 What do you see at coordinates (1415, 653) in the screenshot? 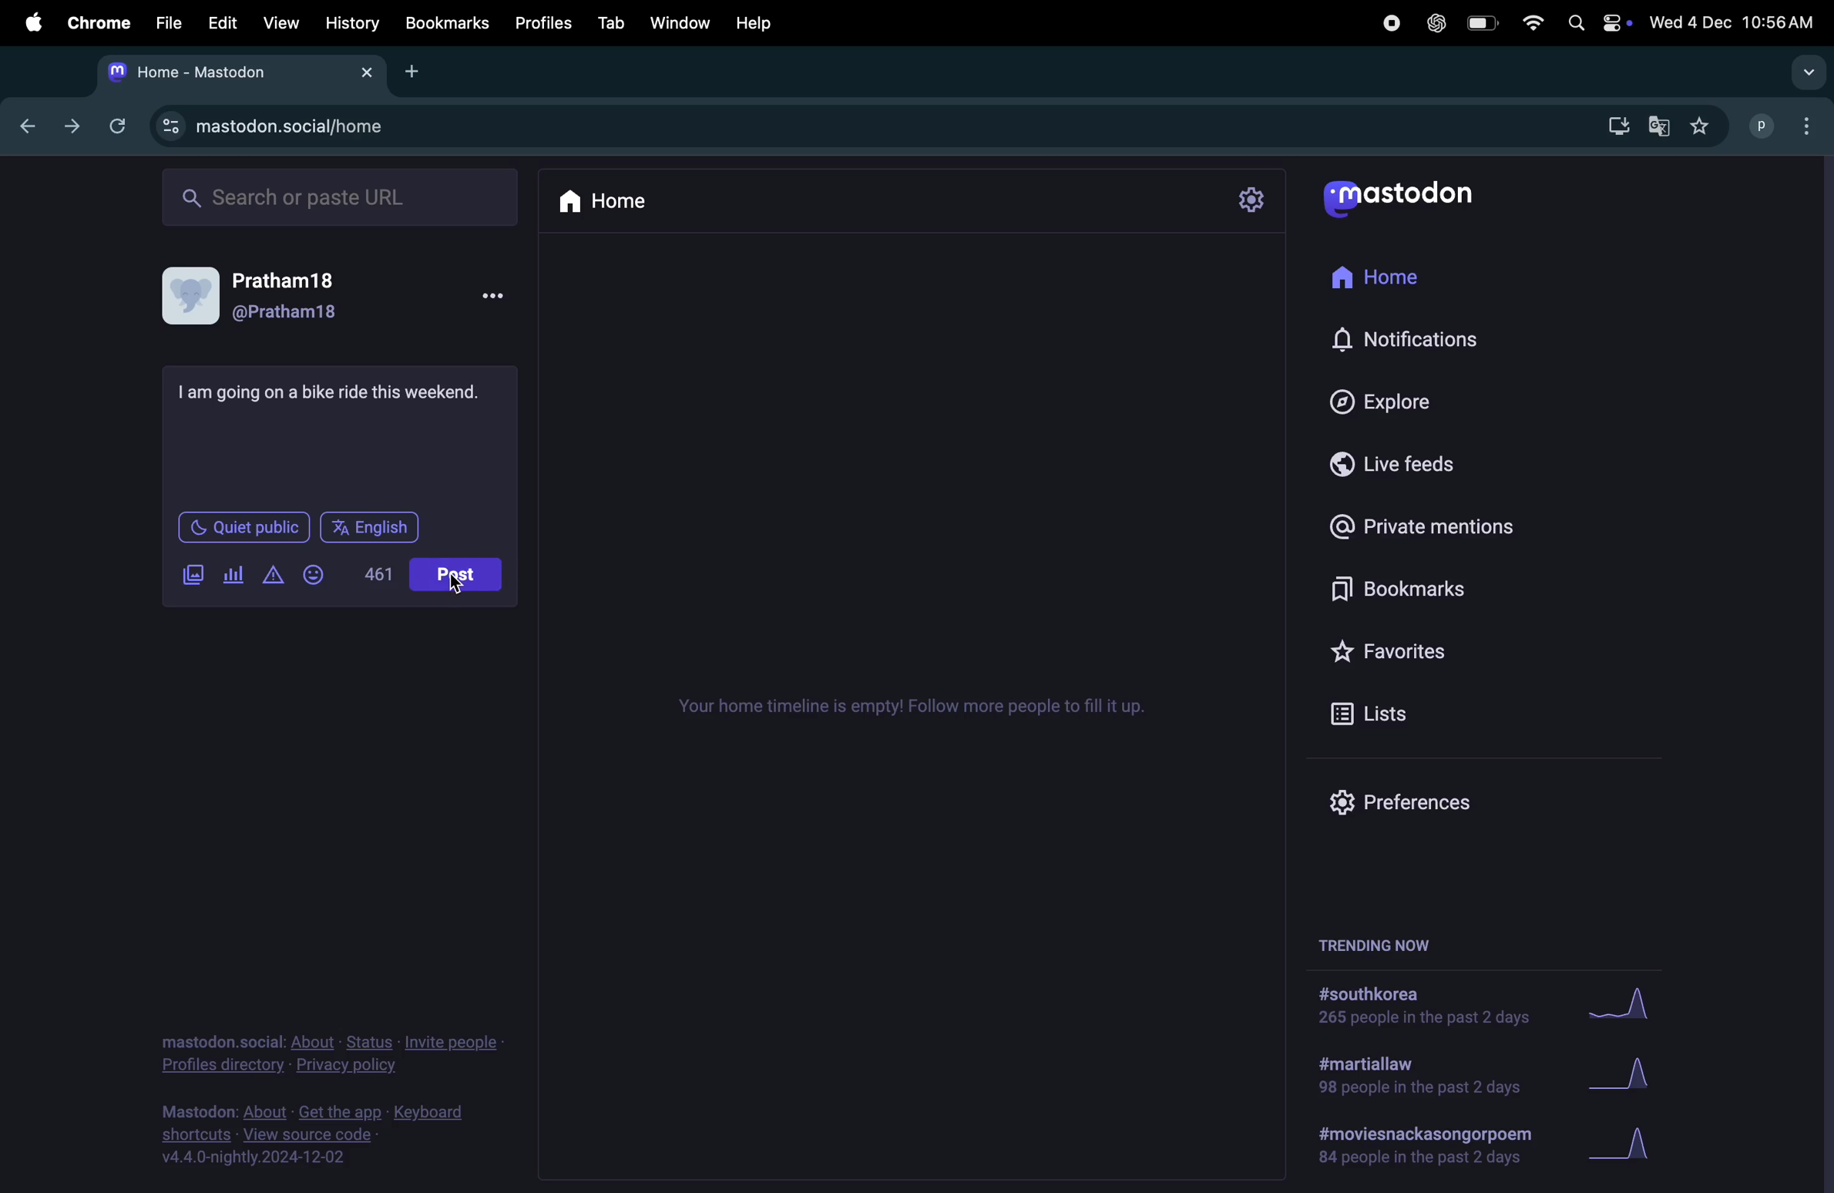
I see `favourites` at bounding box center [1415, 653].